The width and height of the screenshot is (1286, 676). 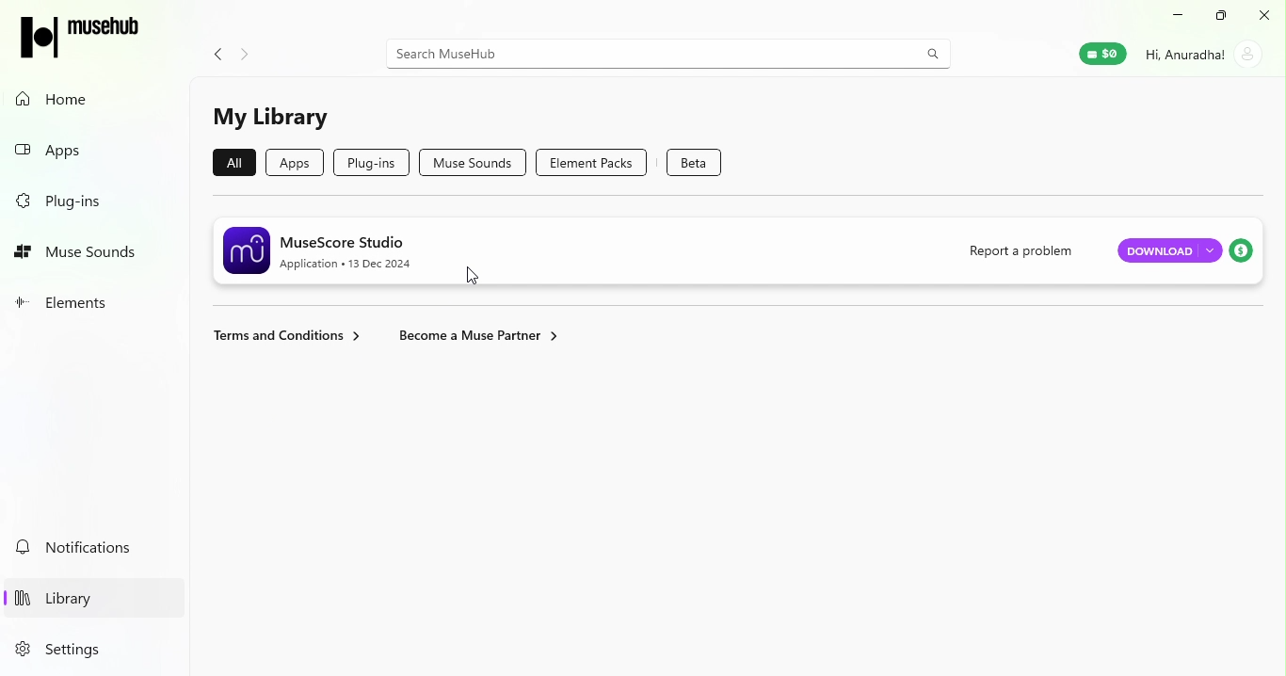 What do you see at coordinates (1210, 249) in the screenshot?
I see `Drop down` at bounding box center [1210, 249].